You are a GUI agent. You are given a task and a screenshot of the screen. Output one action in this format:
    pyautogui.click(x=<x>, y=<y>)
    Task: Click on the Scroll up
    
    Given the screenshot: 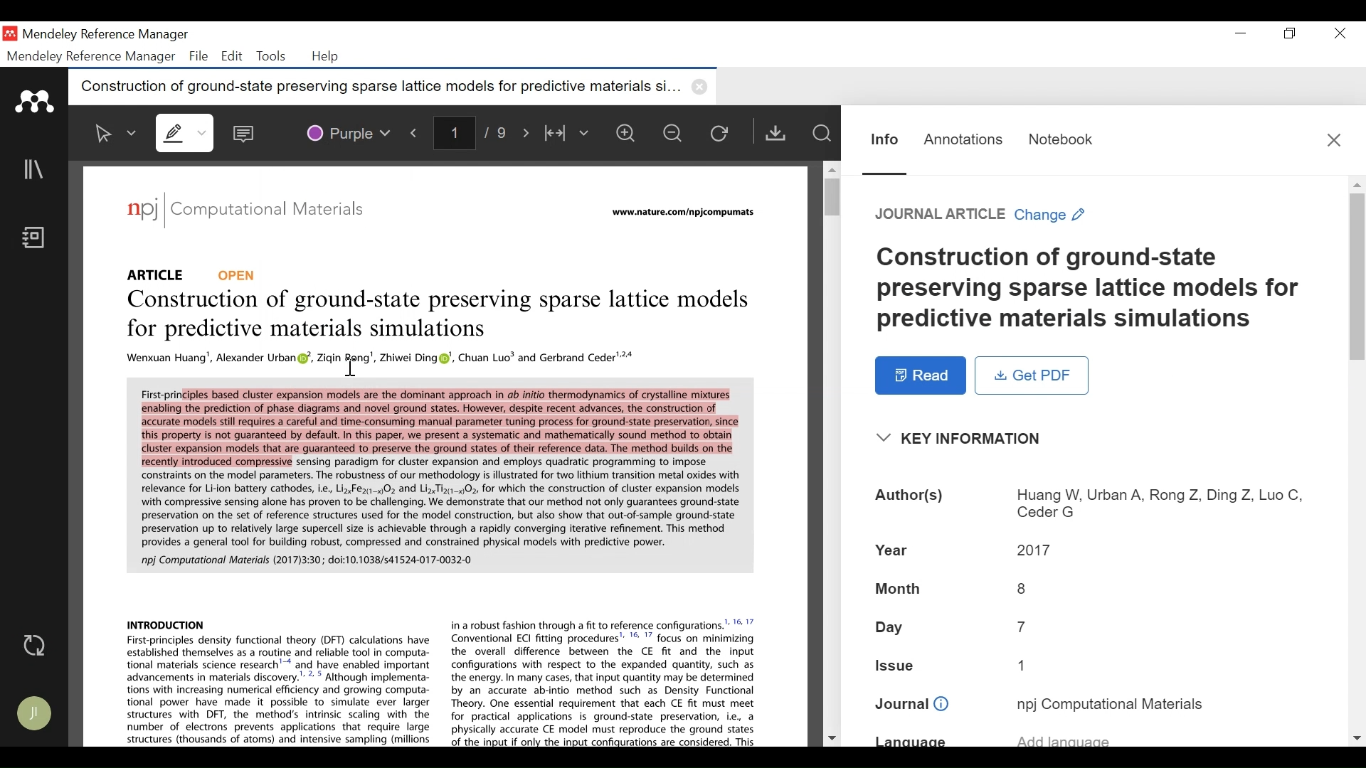 What is the action you would take?
    pyautogui.click(x=1355, y=184)
    